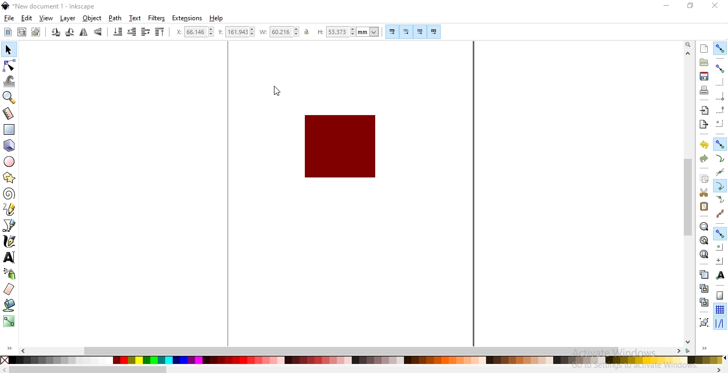 The width and height of the screenshot is (728, 373). I want to click on select and transform objects, so click(9, 50).